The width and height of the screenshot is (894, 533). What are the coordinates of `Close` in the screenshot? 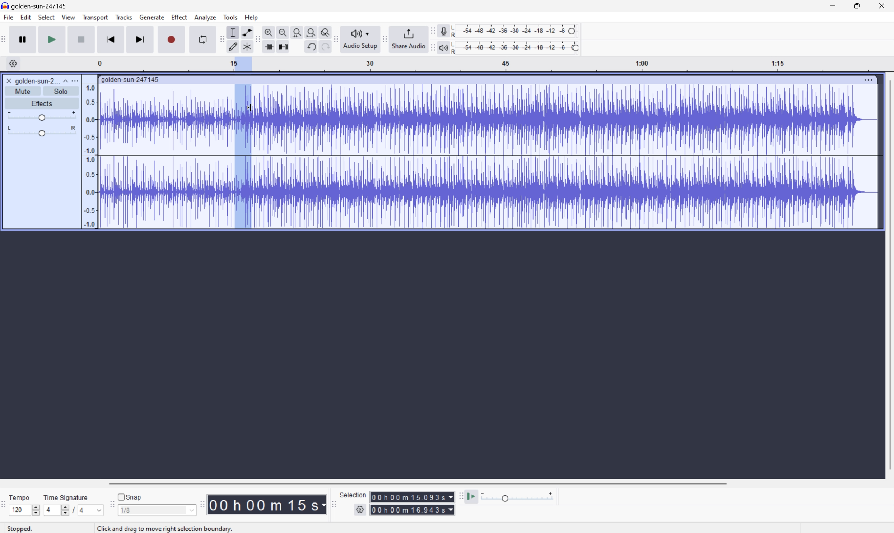 It's located at (884, 5).